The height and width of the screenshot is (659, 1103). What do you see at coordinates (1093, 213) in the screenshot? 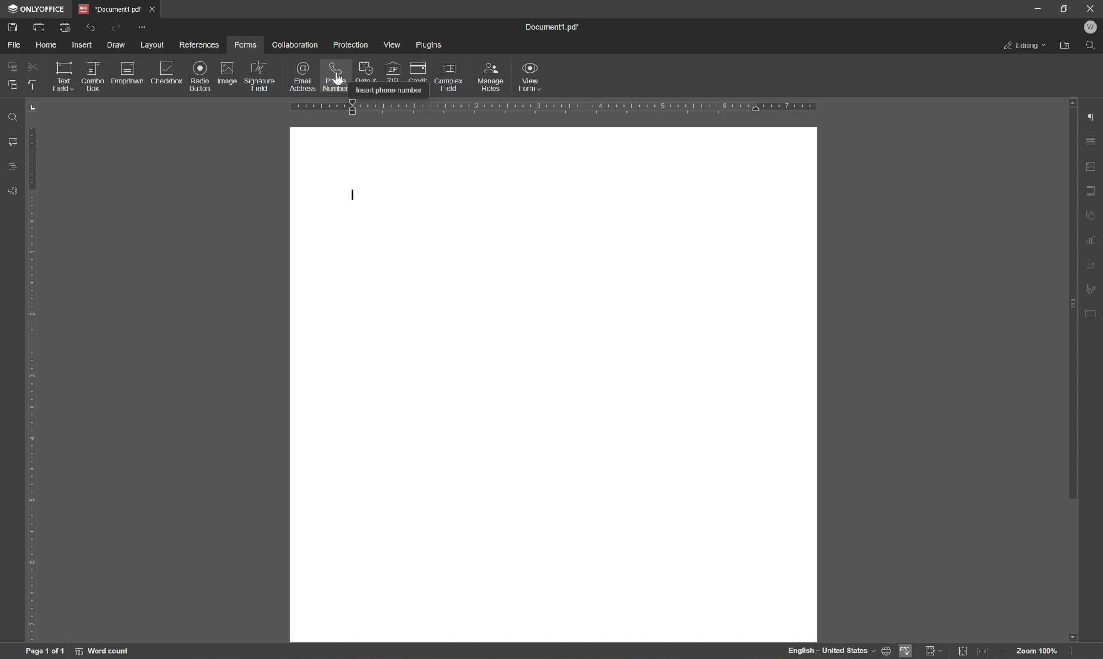
I see `shape settings` at bounding box center [1093, 213].